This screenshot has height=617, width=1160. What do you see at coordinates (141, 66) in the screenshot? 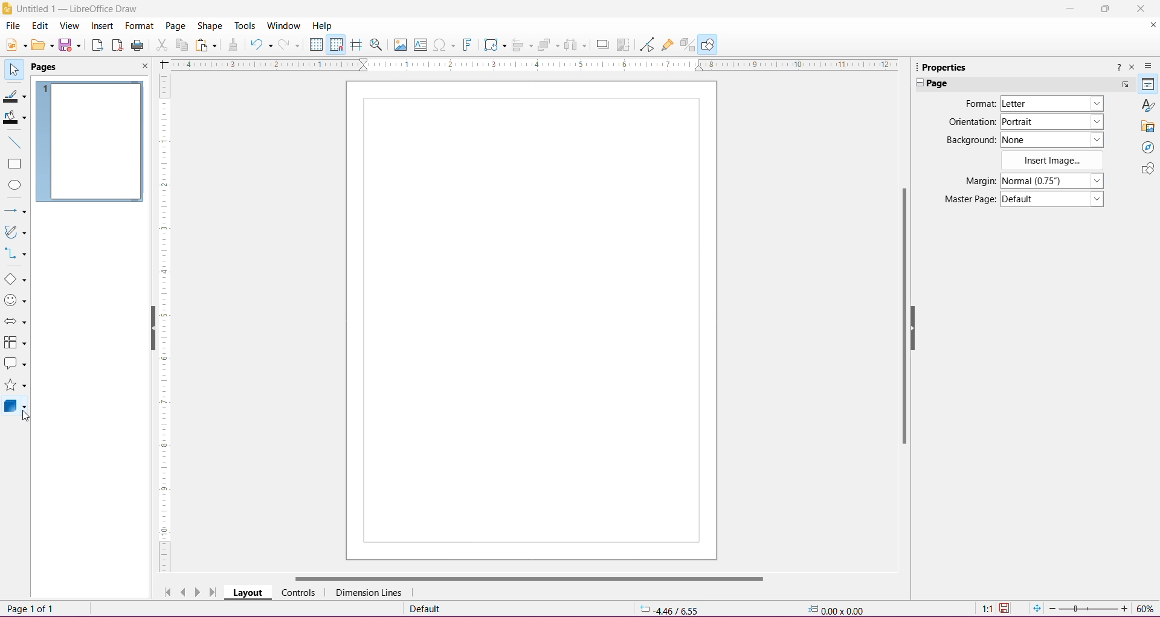
I see `Close Pane` at bounding box center [141, 66].